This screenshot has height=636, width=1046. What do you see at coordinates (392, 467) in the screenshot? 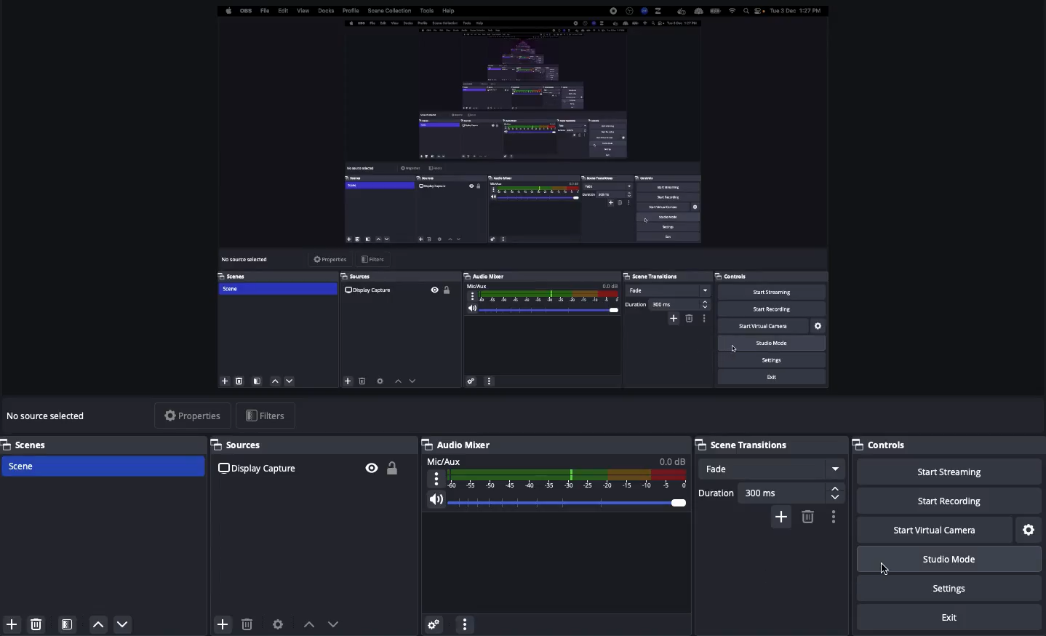
I see `Unlocked` at bounding box center [392, 467].